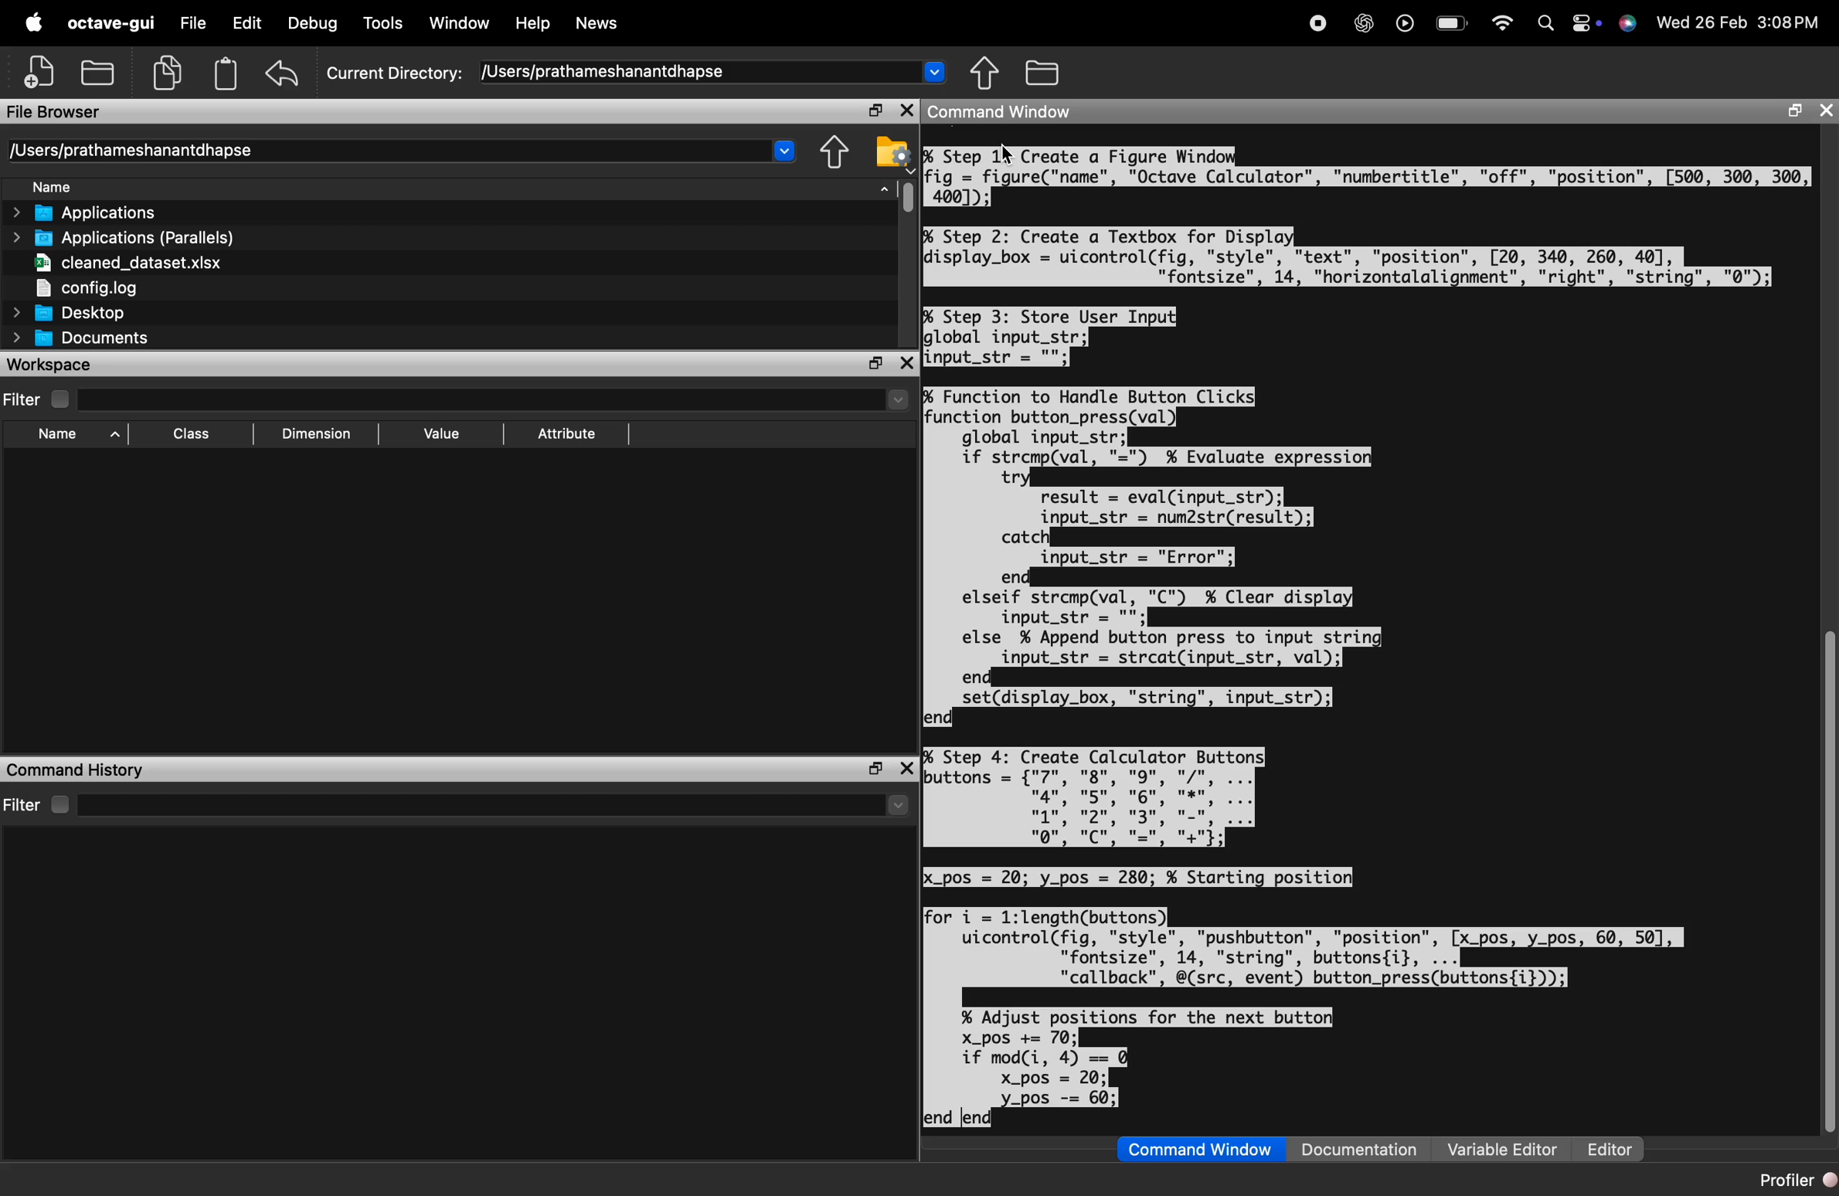 Image resolution: width=1839 pixels, height=1196 pixels. Describe the element at coordinates (36, 72) in the screenshot. I see `New script` at that location.